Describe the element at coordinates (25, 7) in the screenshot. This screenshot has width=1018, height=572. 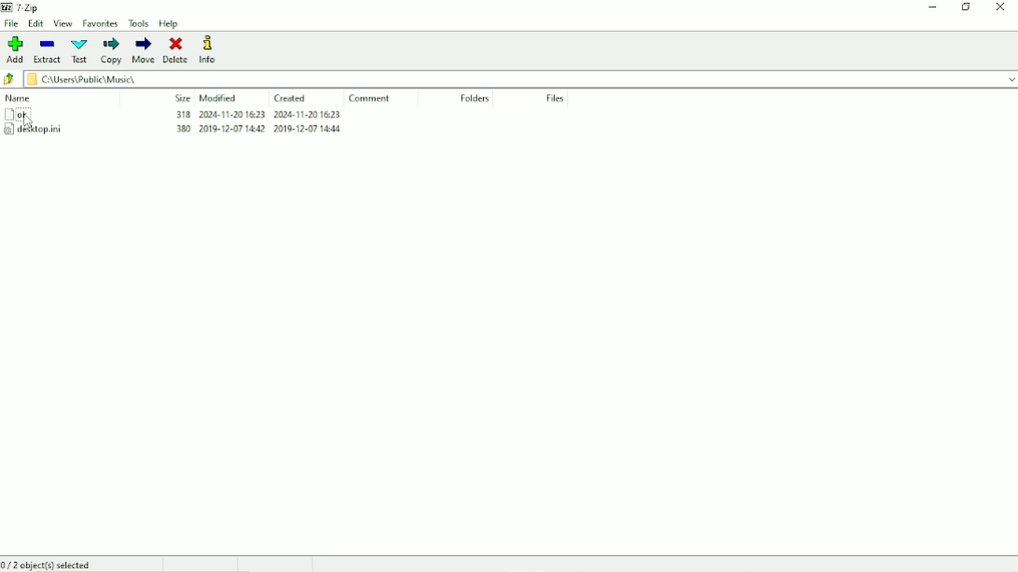
I see `7 - Zip` at that location.